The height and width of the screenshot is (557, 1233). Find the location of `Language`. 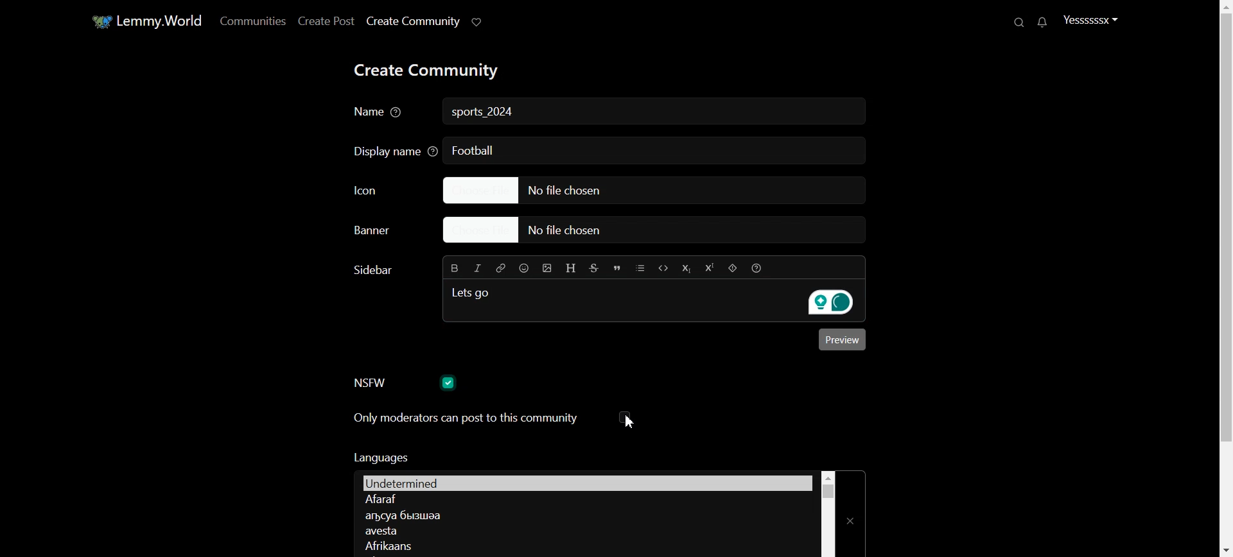

Language is located at coordinates (585, 500).